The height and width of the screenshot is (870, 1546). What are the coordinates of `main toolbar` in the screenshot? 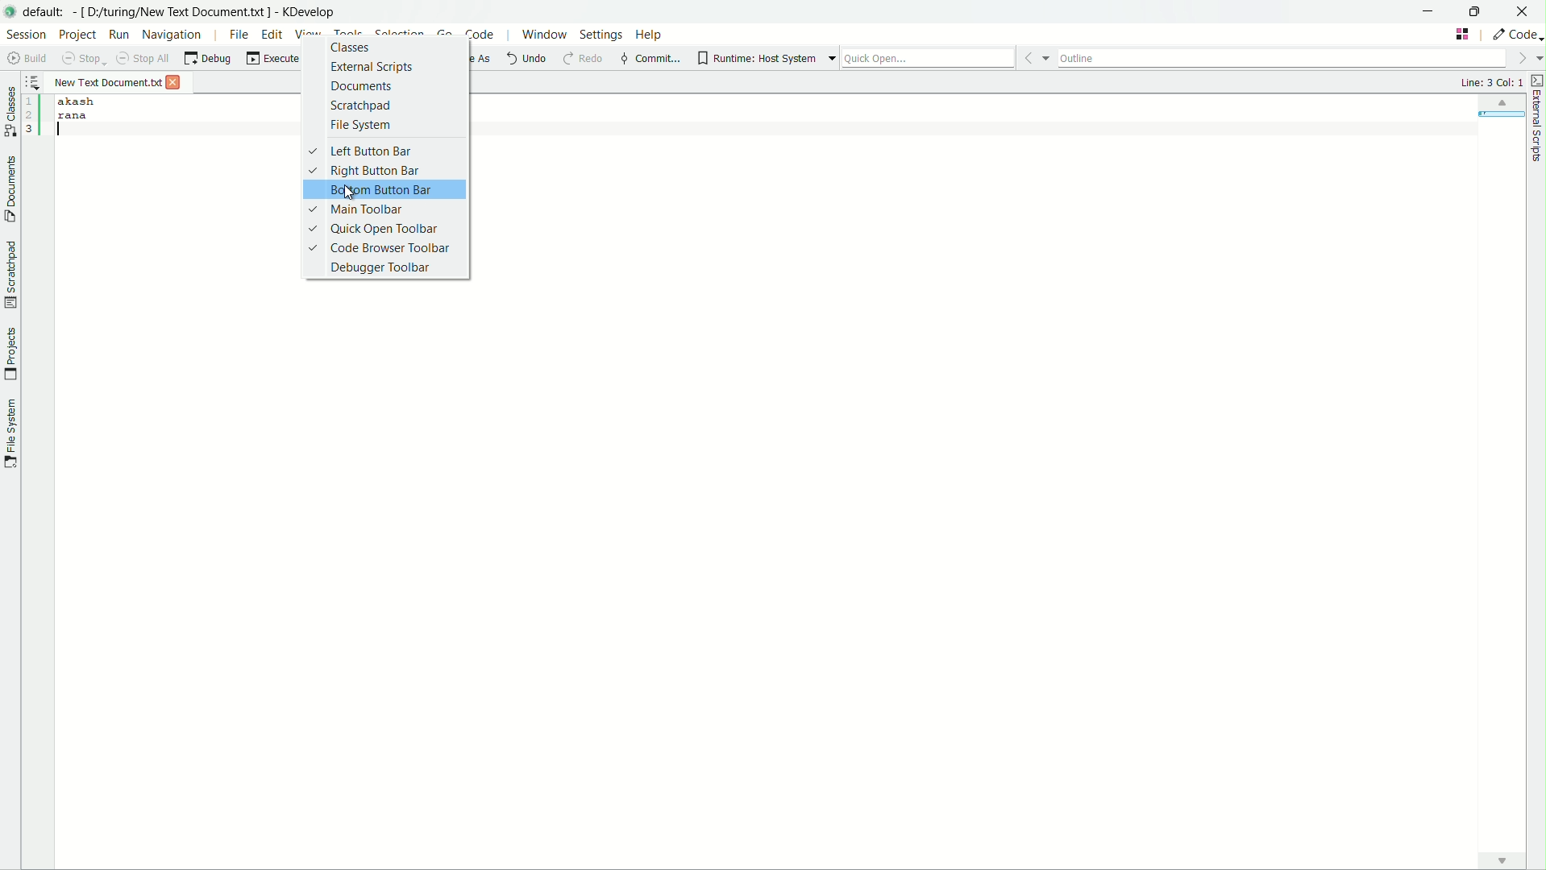 It's located at (354, 209).